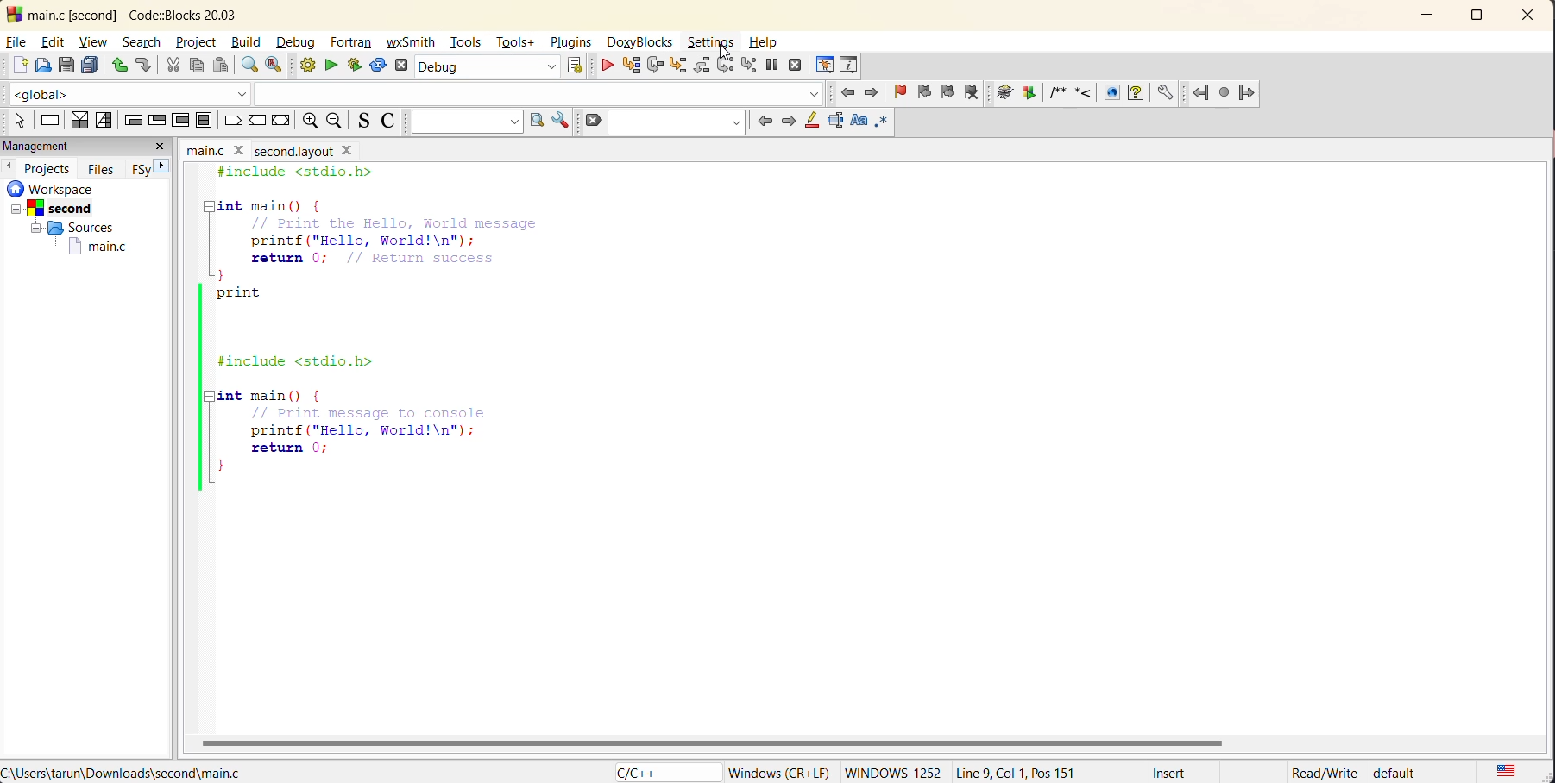 This screenshot has height=783, width=1555. What do you see at coordinates (284, 122) in the screenshot?
I see `return instruction` at bounding box center [284, 122].